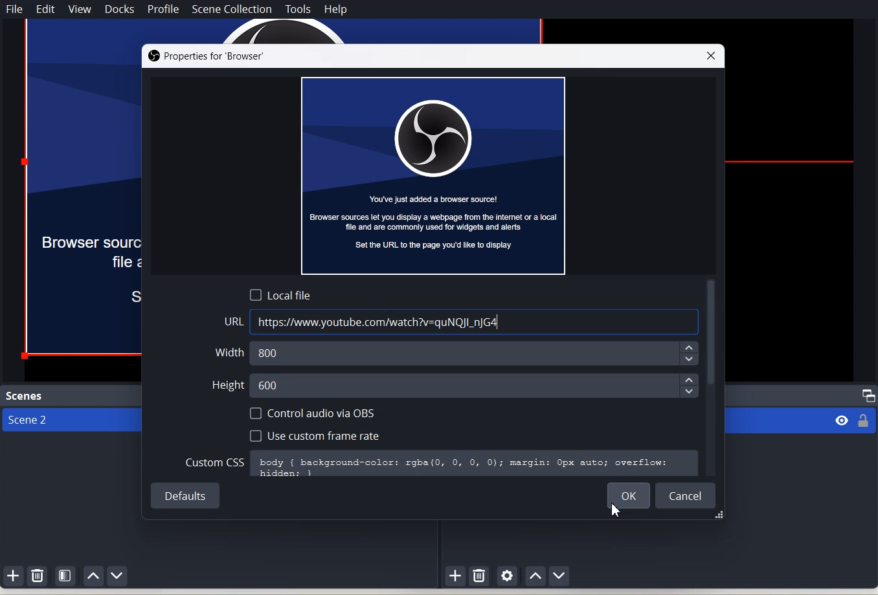 The height and width of the screenshot is (595, 878). What do you see at coordinates (95, 576) in the screenshot?
I see `Move scene up` at bounding box center [95, 576].